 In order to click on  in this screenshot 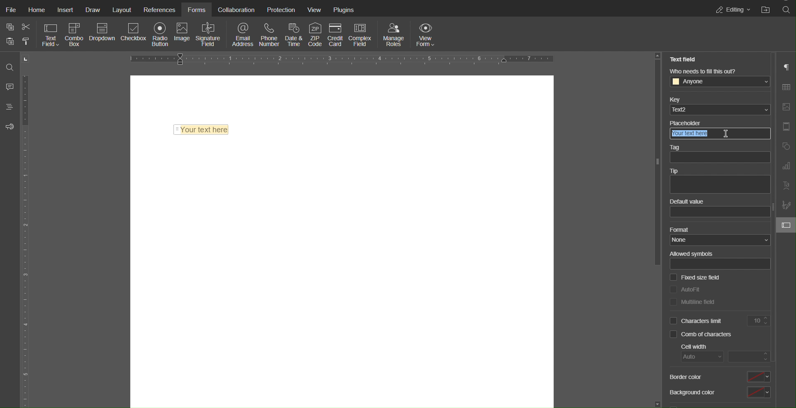, I will do `click(653, 162)`.